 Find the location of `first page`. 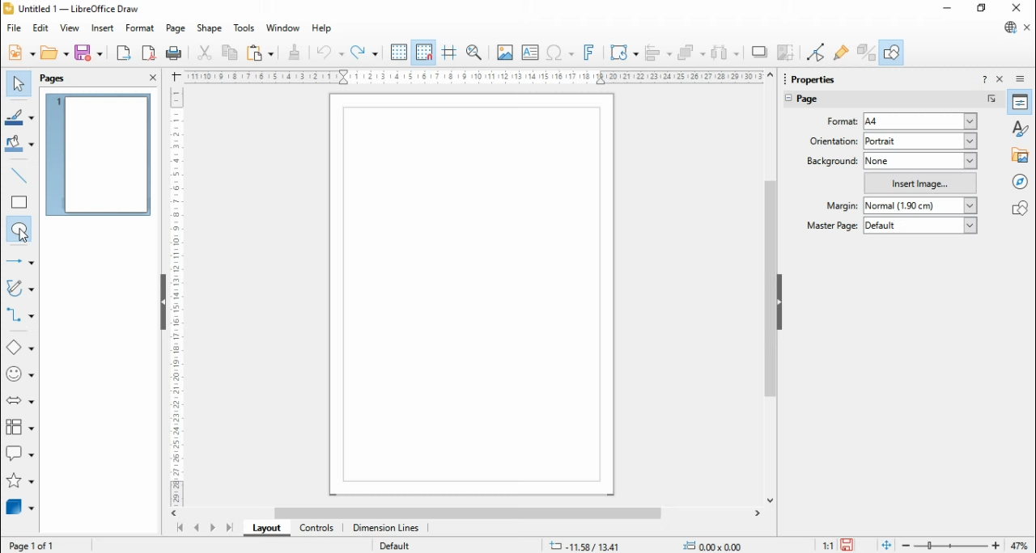

first page is located at coordinates (179, 529).